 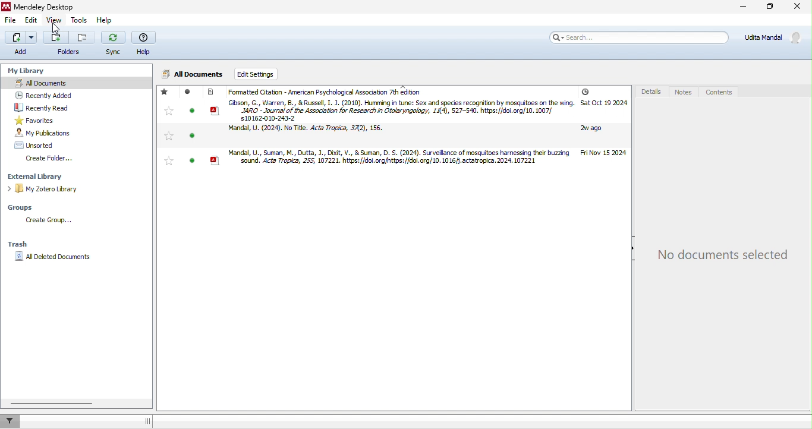 What do you see at coordinates (193, 75) in the screenshot?
I see `all document` at bounding box center [193, 75].